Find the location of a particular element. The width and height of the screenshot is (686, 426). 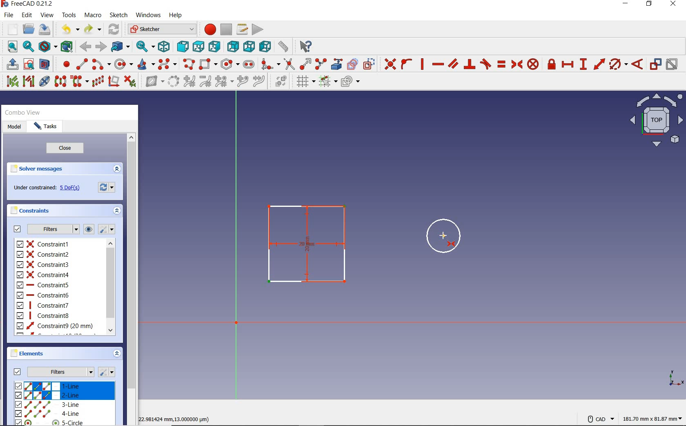

select associated geometry is located at coordinates (28, 82).